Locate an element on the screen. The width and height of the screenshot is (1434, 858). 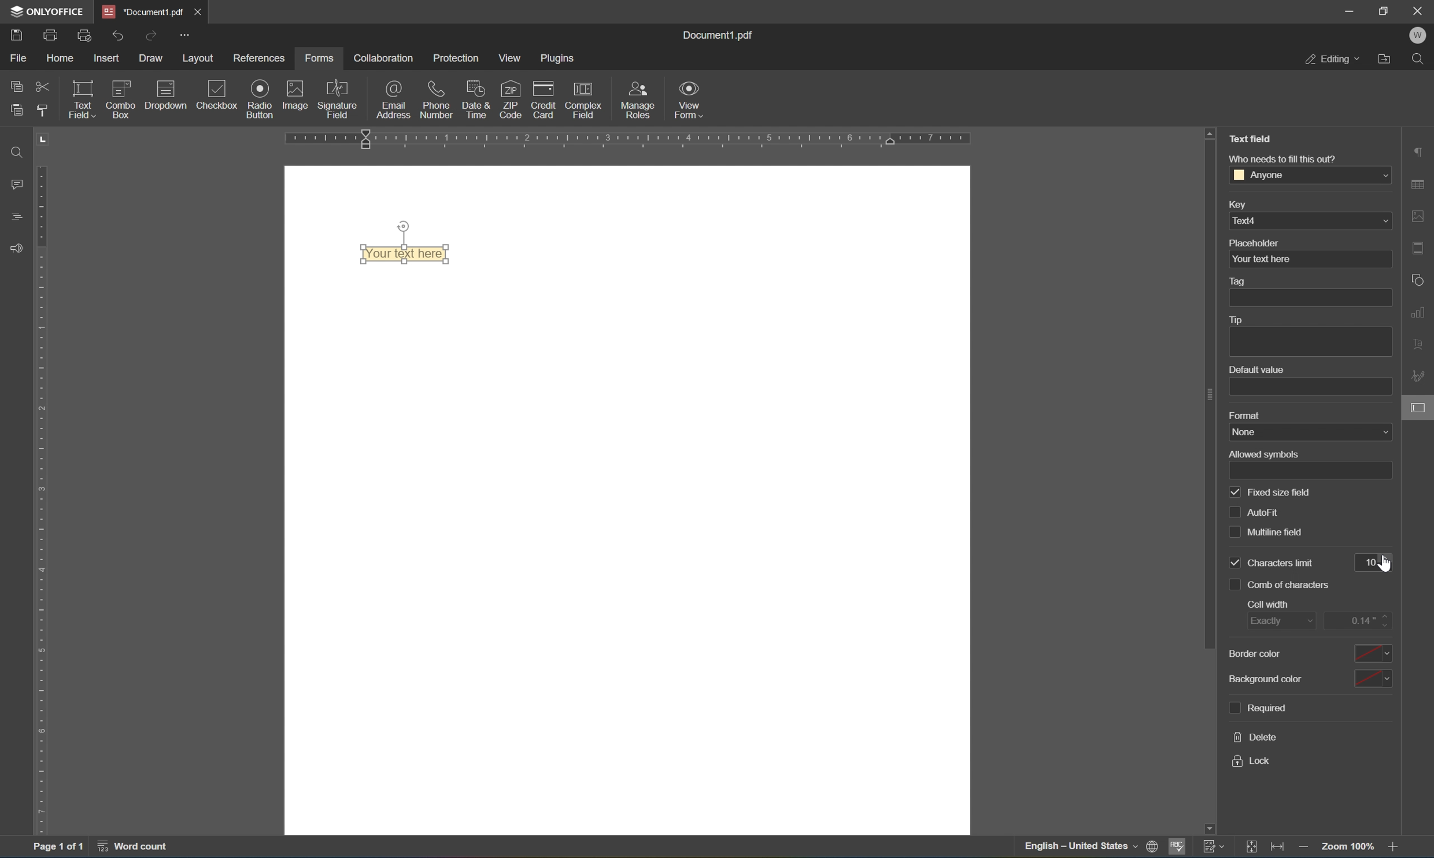
lock is located at coordinates (1258, 761).